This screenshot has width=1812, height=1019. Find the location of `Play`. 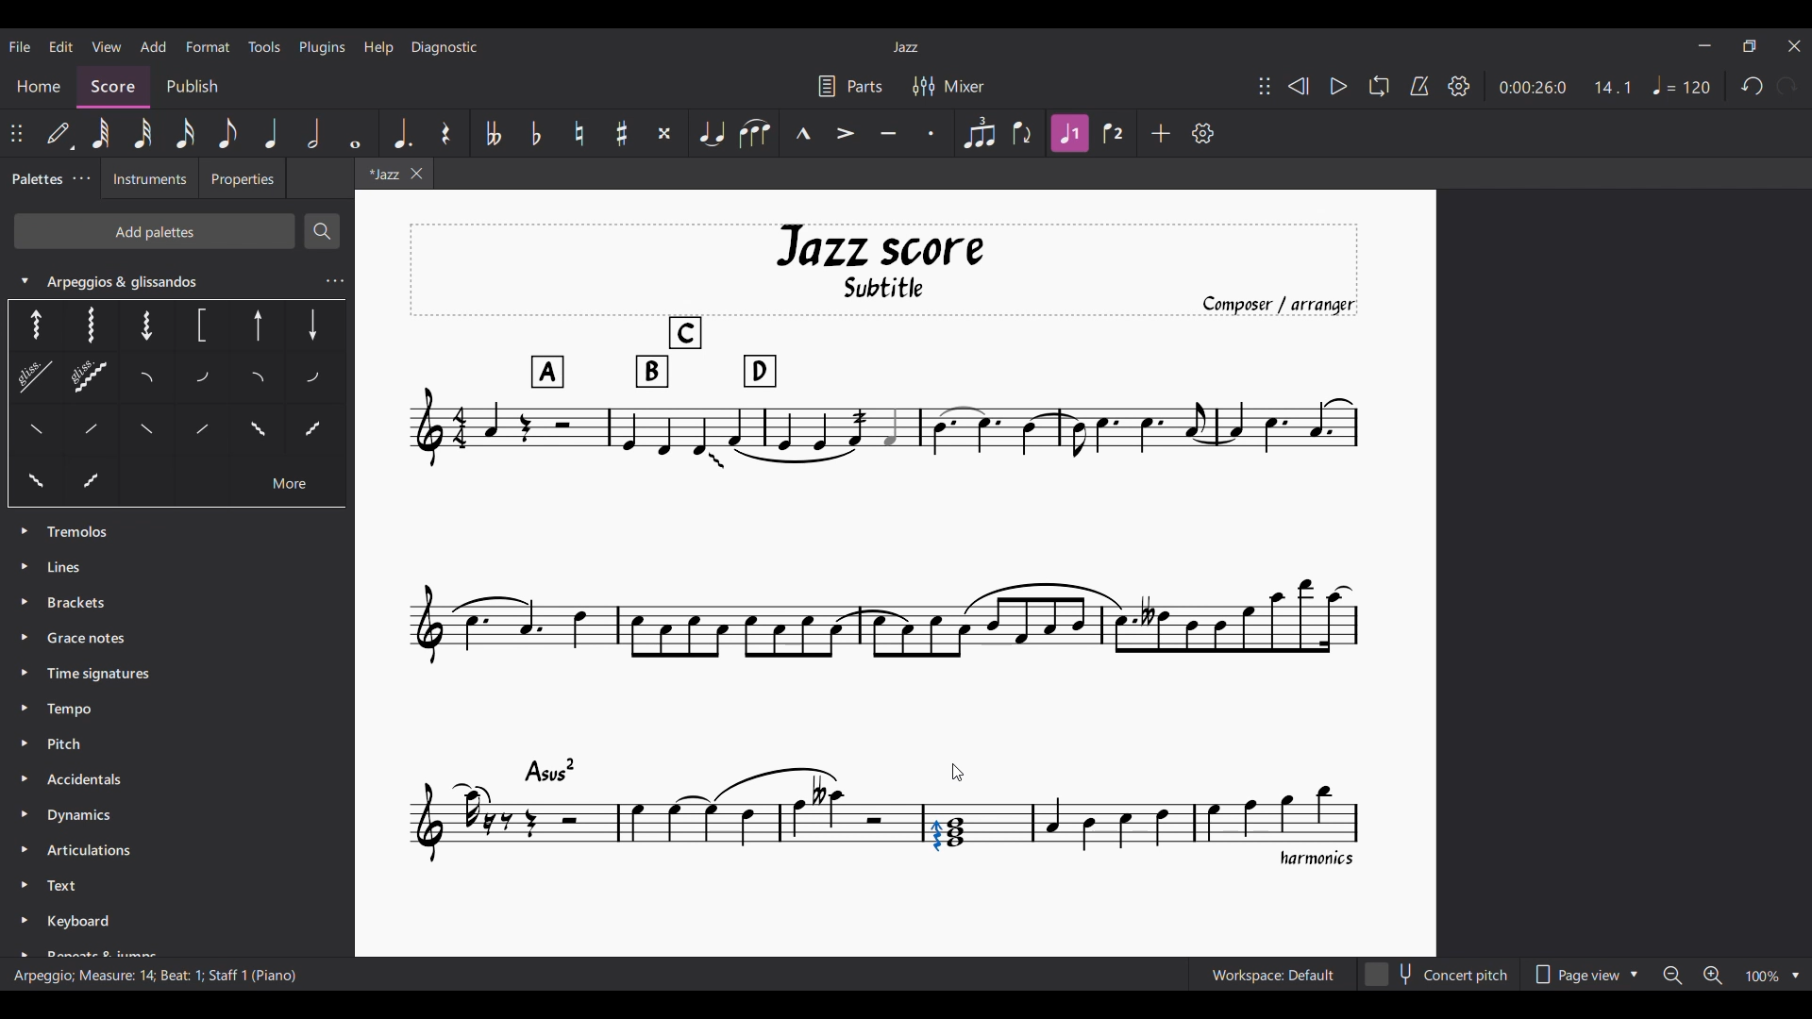

Play is located at coordinates (1339, 86).